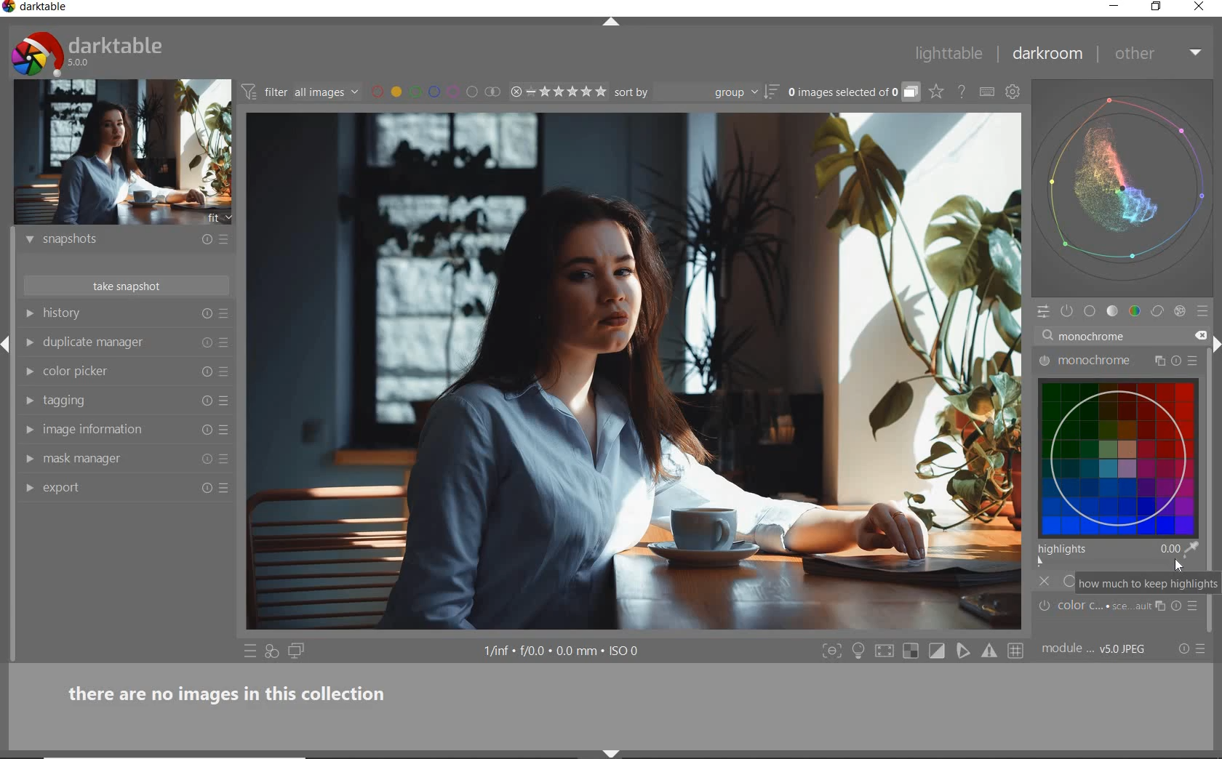 This screenshot has height=759, width=1222. I want to click on set keyboard shortcuts, so click(987, 92).